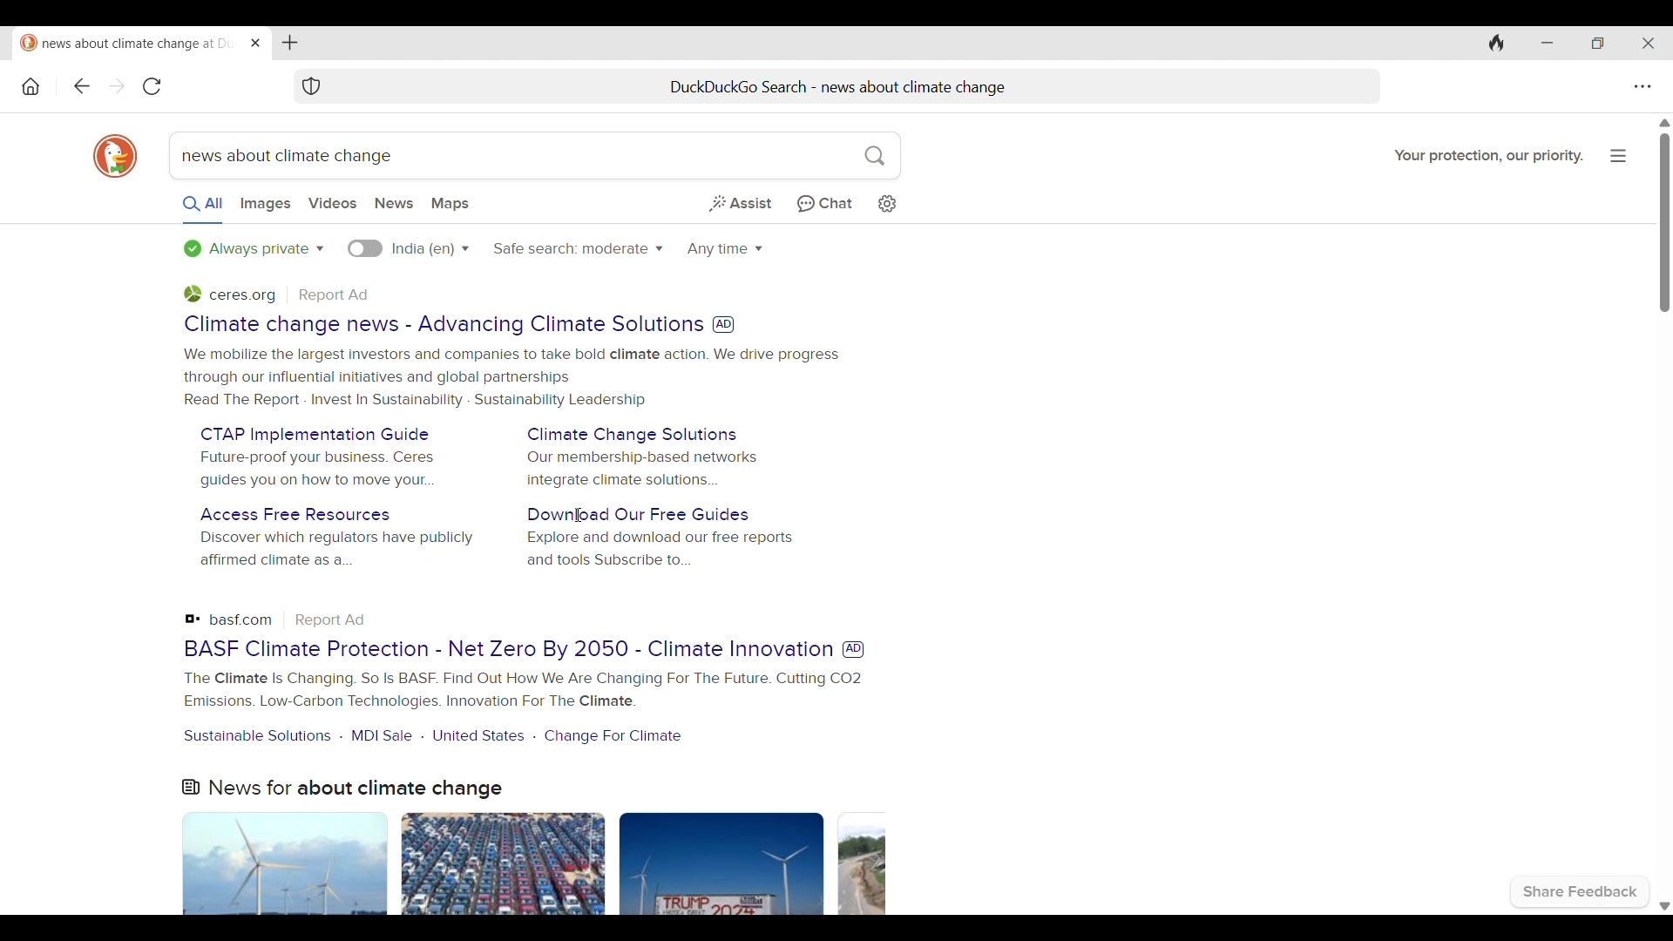 The width and height of the screenshot is (1673, 941). What do you see at coordinates (317, 469) in the screenshot?
I see `Future proof your business ceres guides you on how to move your` at bounding box center [317, 469].